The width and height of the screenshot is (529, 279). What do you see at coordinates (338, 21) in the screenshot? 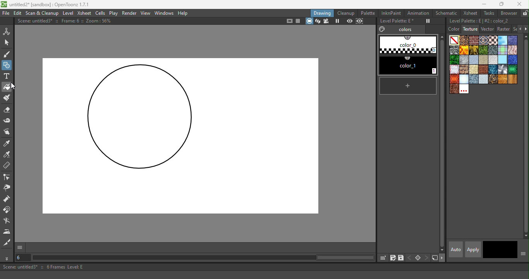
I see `Freeze` at bounding box center [338, 21].